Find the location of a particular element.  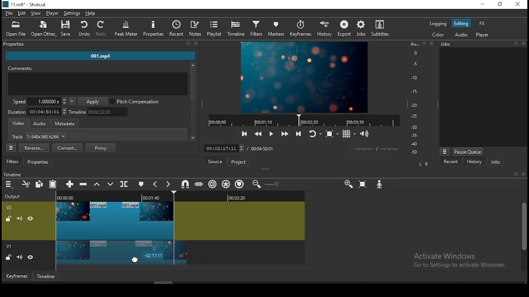

apply is located at coordinates (94, 102).